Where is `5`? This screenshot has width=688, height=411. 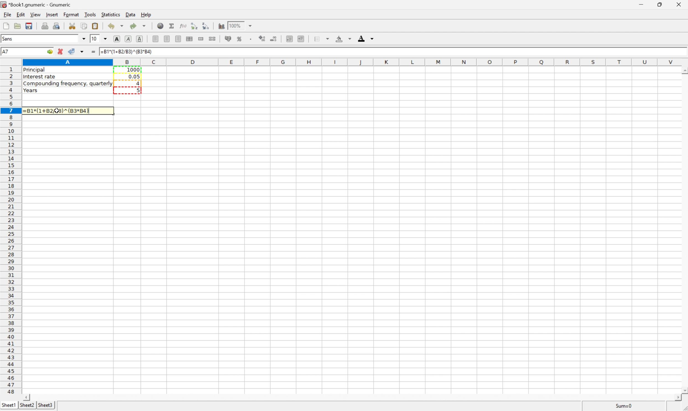 5 is located at coordinates (137, 90).